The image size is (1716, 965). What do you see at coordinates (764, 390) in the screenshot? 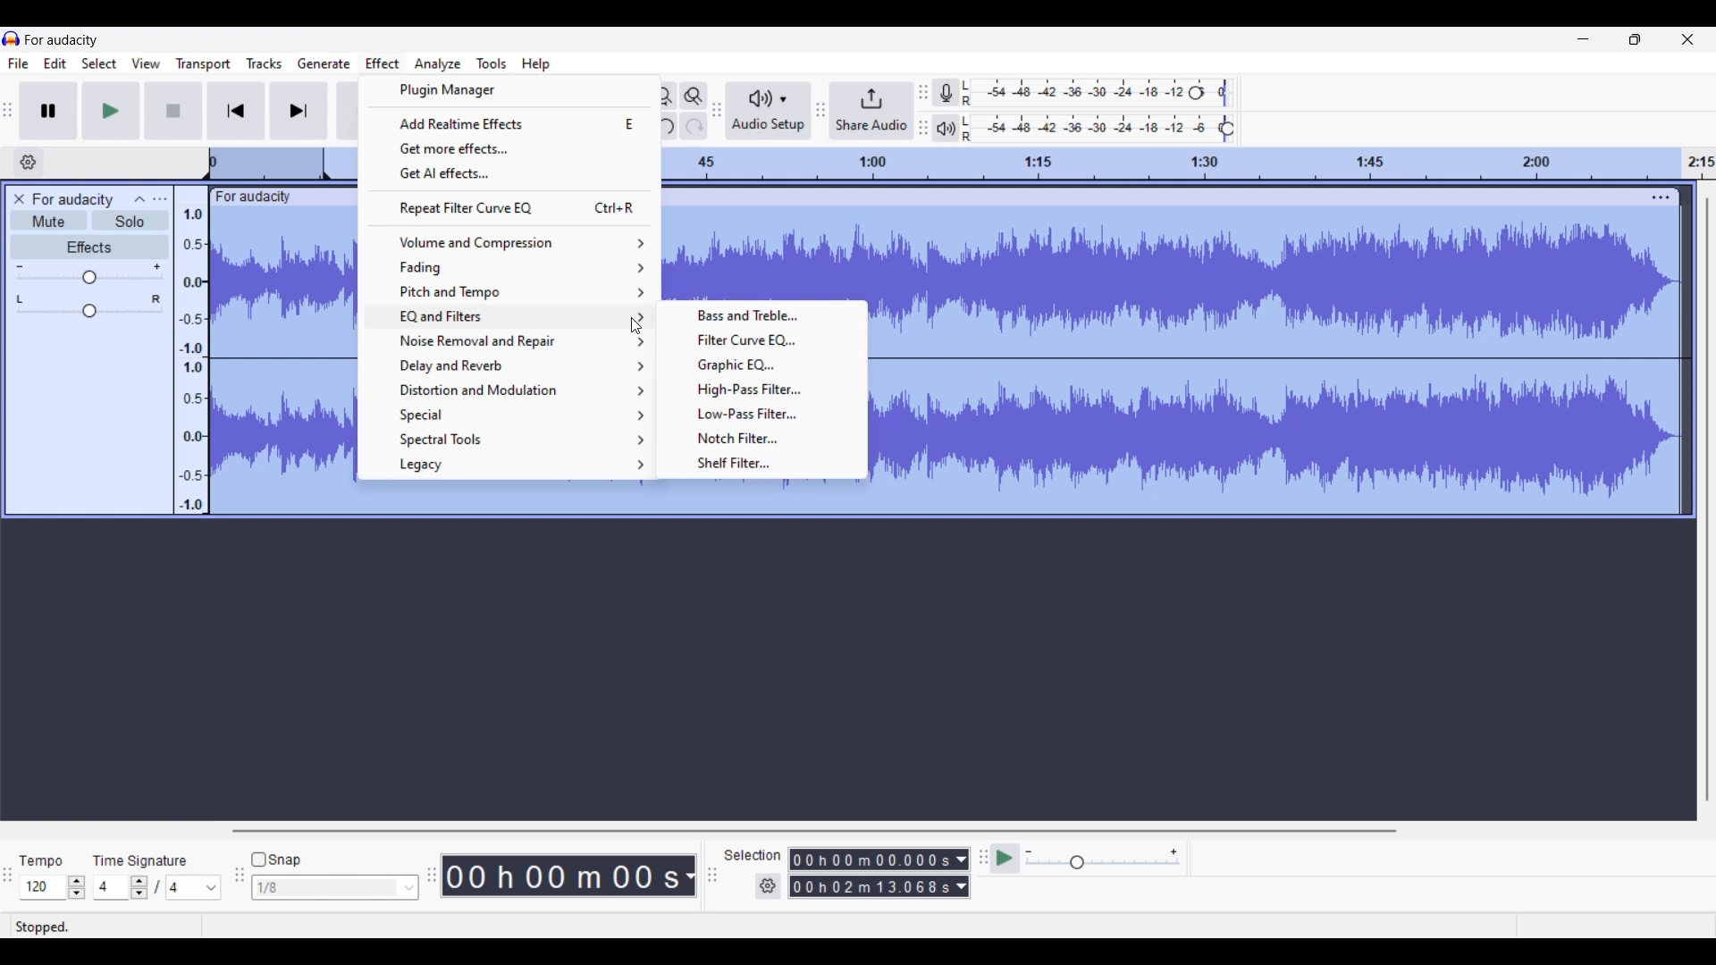
I see `High pass filter` at bounding box center [764, 390].